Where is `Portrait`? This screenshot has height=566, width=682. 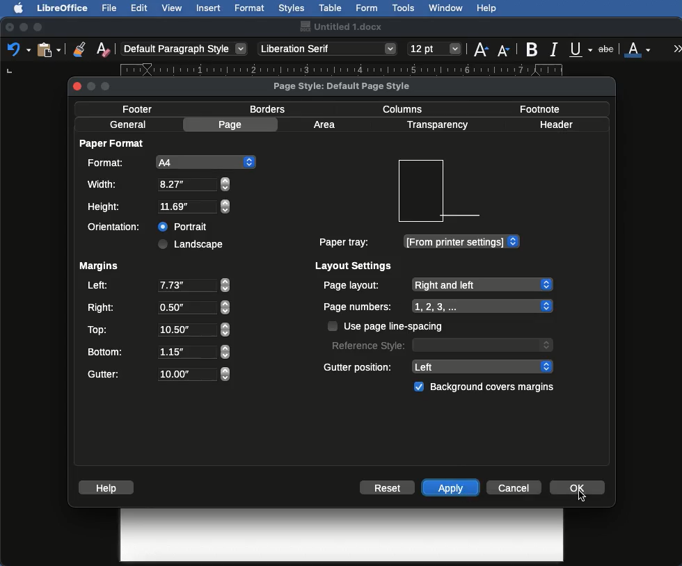
Portrait is located at coordinates (184, 225).